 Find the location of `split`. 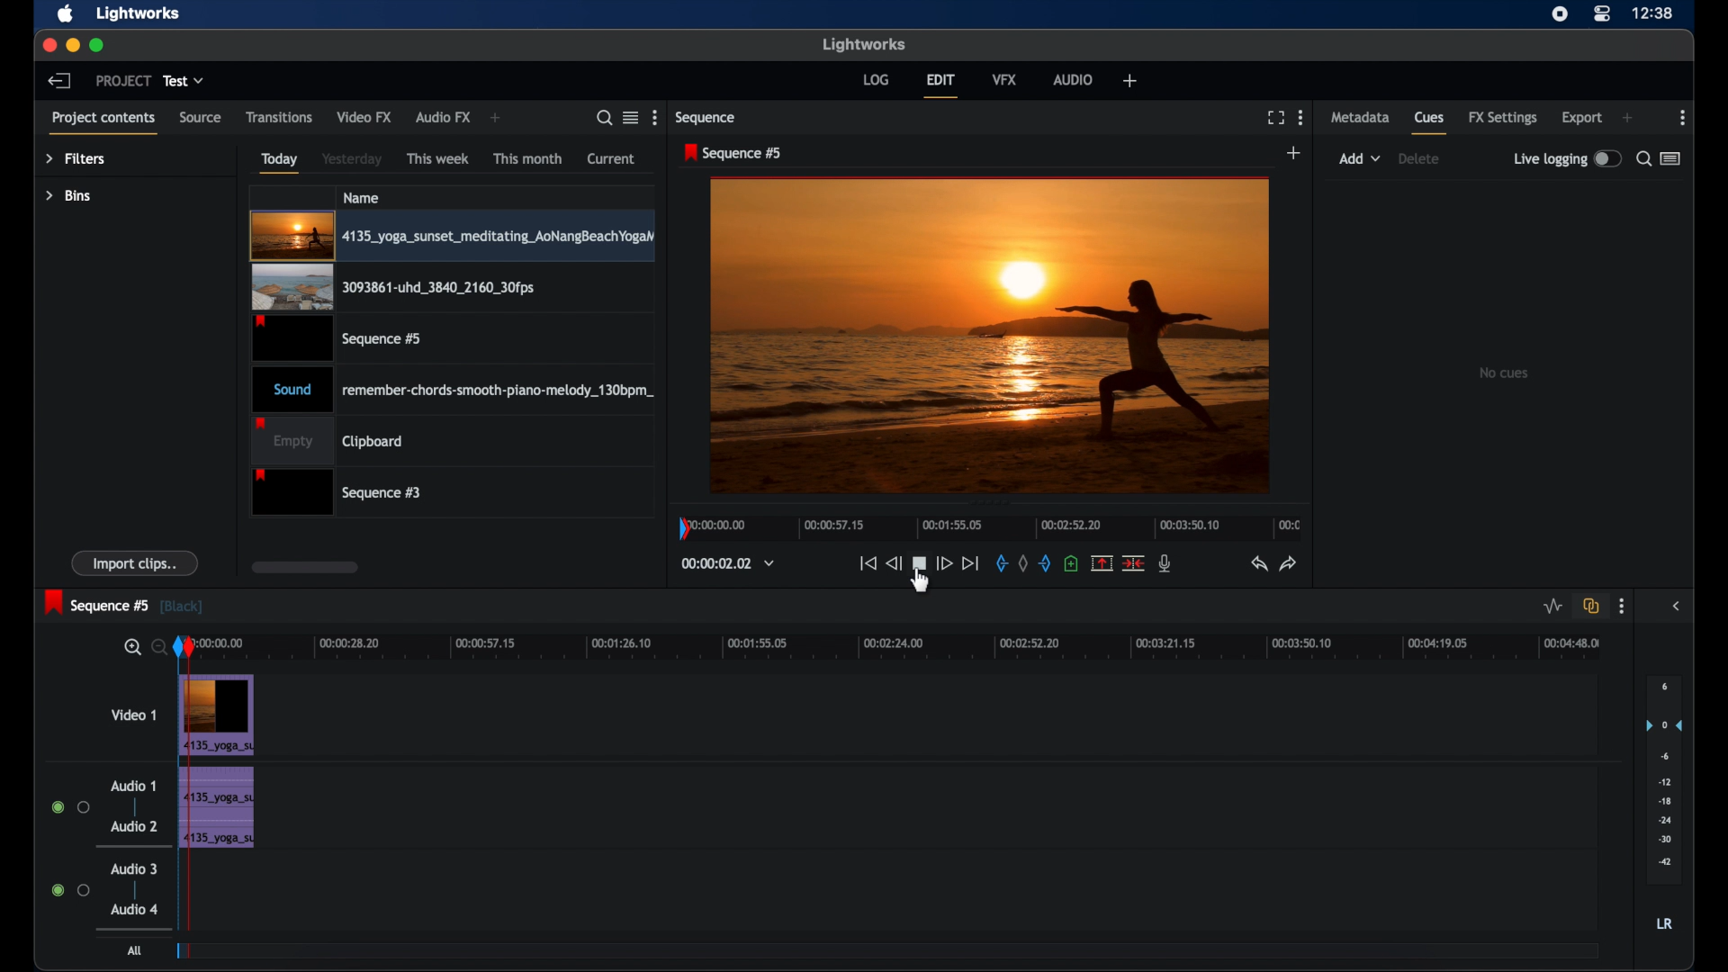

split is located at coordinates (1134, 564).